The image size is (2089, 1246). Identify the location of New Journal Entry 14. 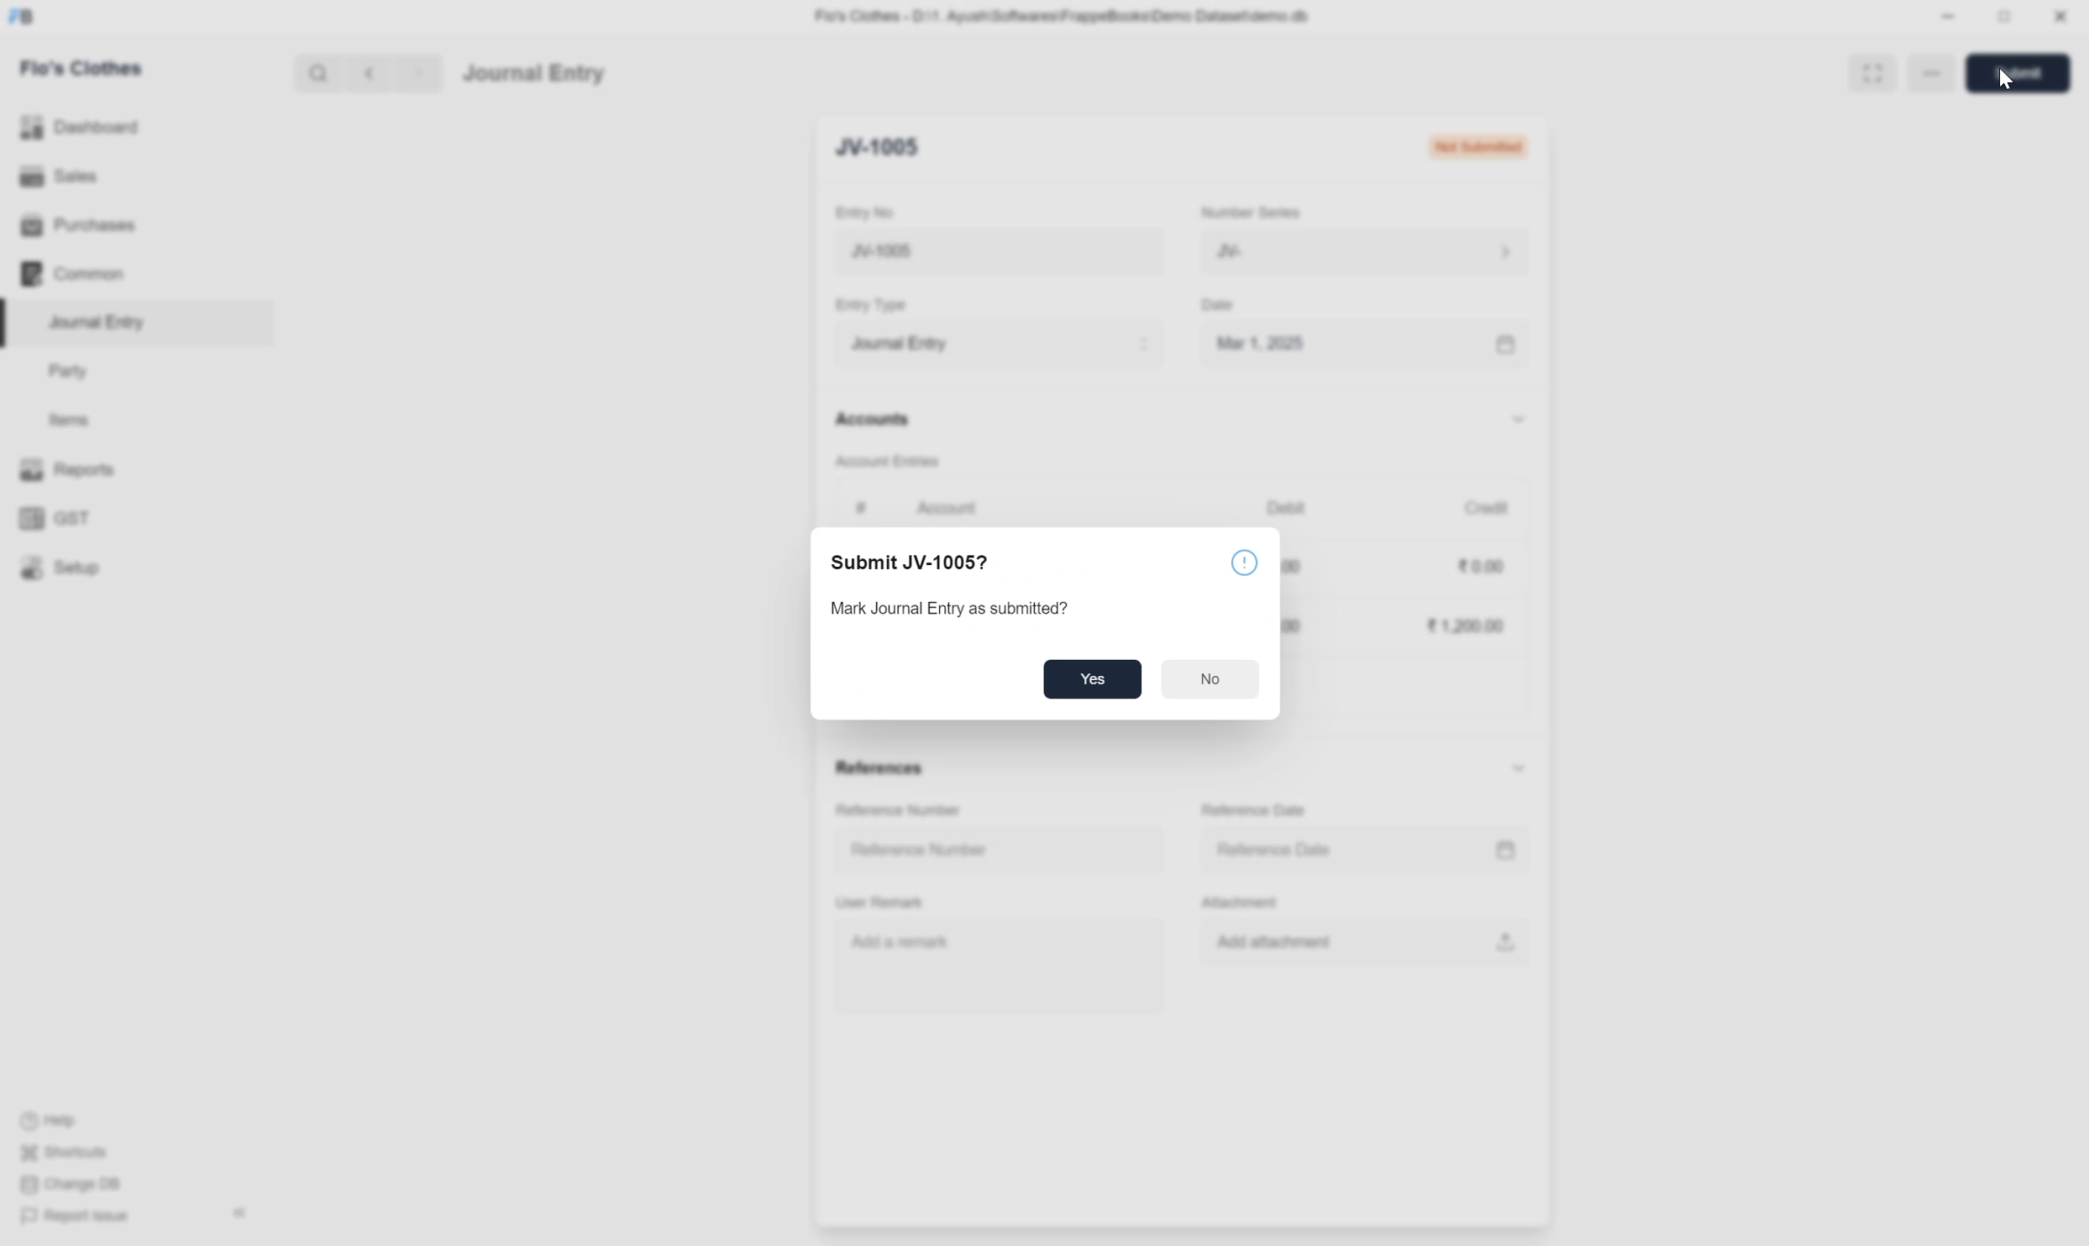
(958, 252).